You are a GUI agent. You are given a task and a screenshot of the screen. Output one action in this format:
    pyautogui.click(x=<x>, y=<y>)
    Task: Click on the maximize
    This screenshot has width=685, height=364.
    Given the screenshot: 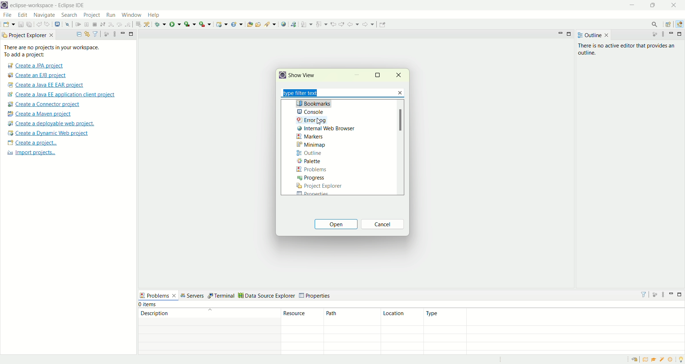 What is the action you would take?
    pyautogui.click(x=570, y=34)
    